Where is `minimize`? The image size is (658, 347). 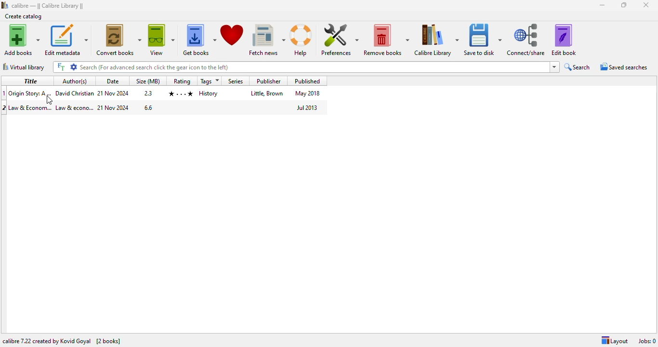
minimize is located at coordinates (602, 5).